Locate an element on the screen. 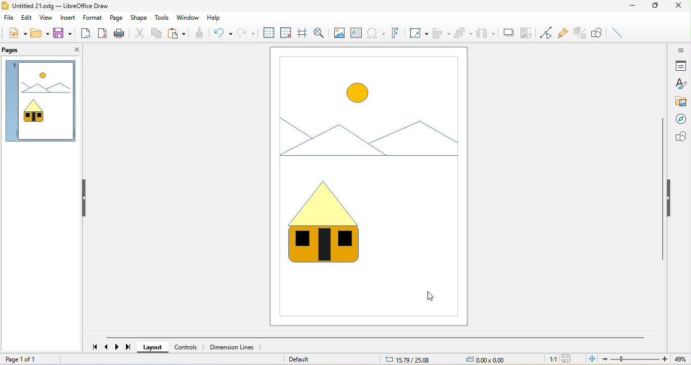 The width and height of the screenshot is (691, 365). redo is located at coordinates (246, 33).